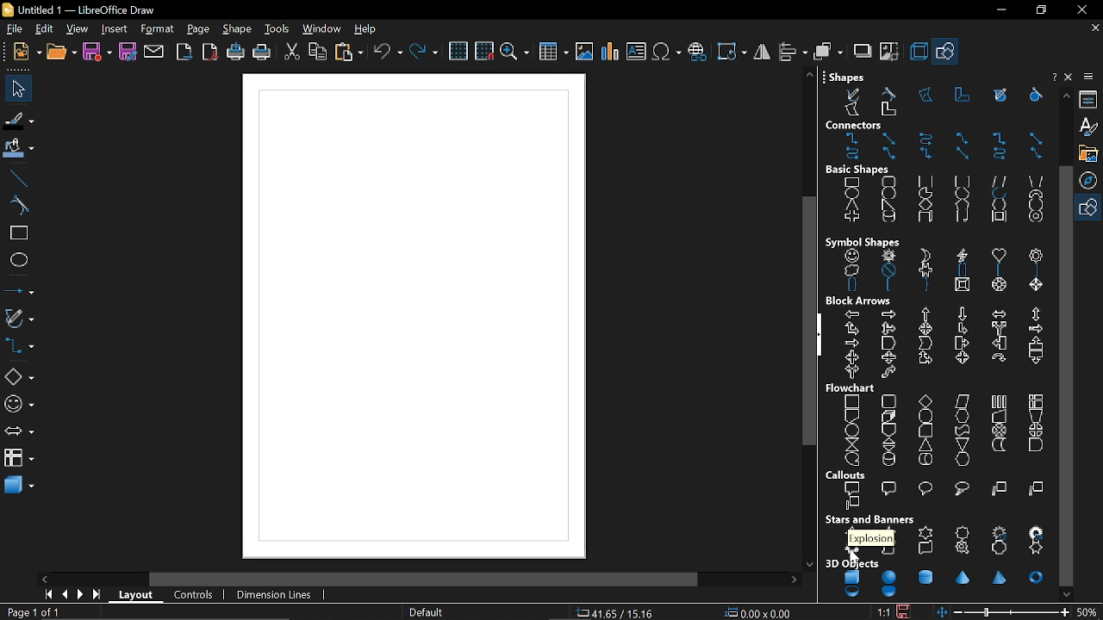 Image resolution: width=1103 pixels, height=620 pixels. I want to click on fill color, so click(17, 150).